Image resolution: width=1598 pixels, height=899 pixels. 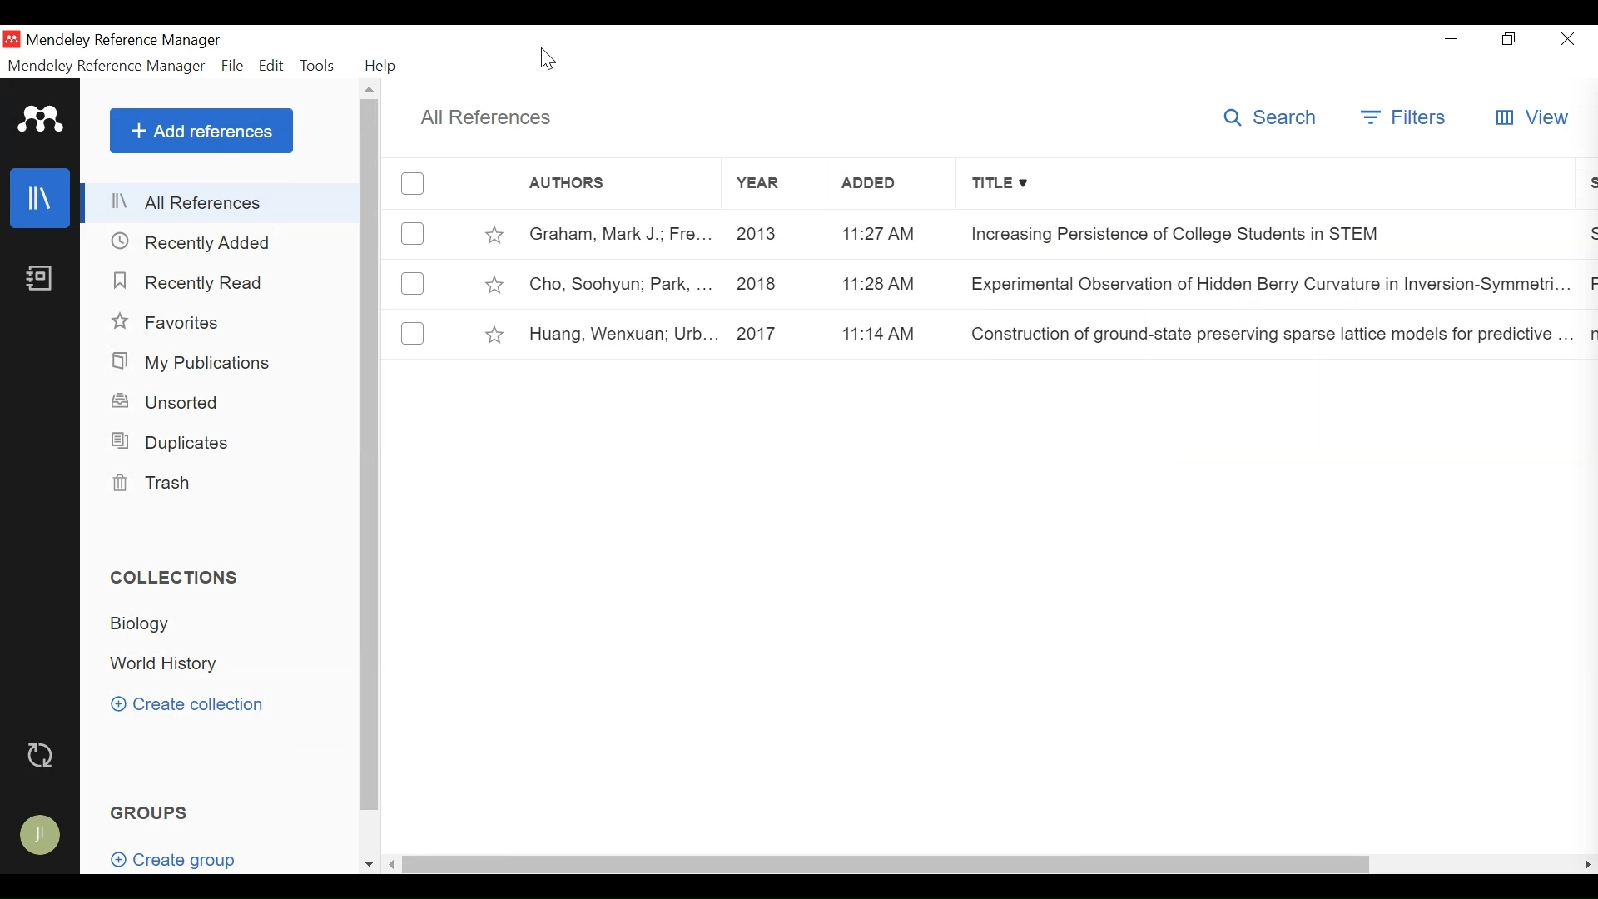 What do you see at coordinates (891, 285) in the screenshot?
I see `11:28 AM` at bounding box center [891, 285].